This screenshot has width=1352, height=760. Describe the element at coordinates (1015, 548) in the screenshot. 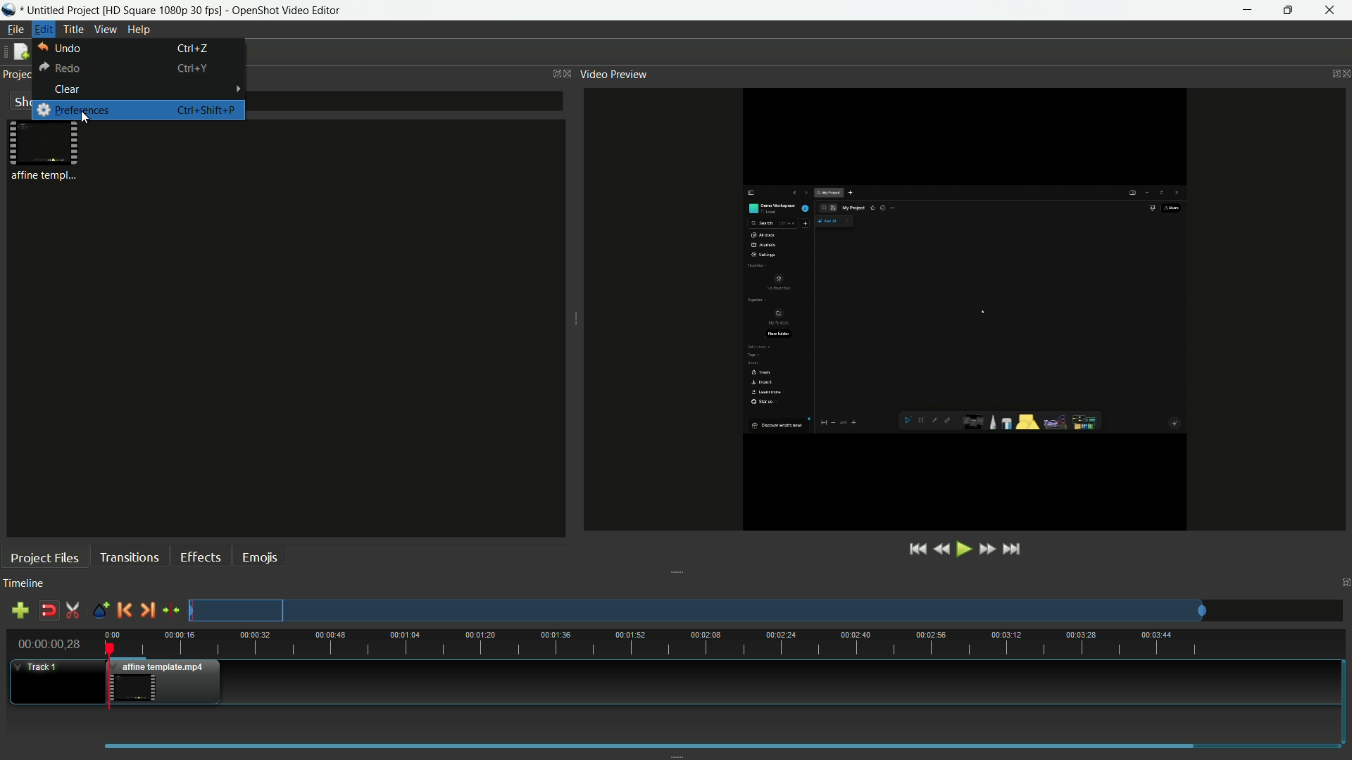

I see `jump to end` at that location.